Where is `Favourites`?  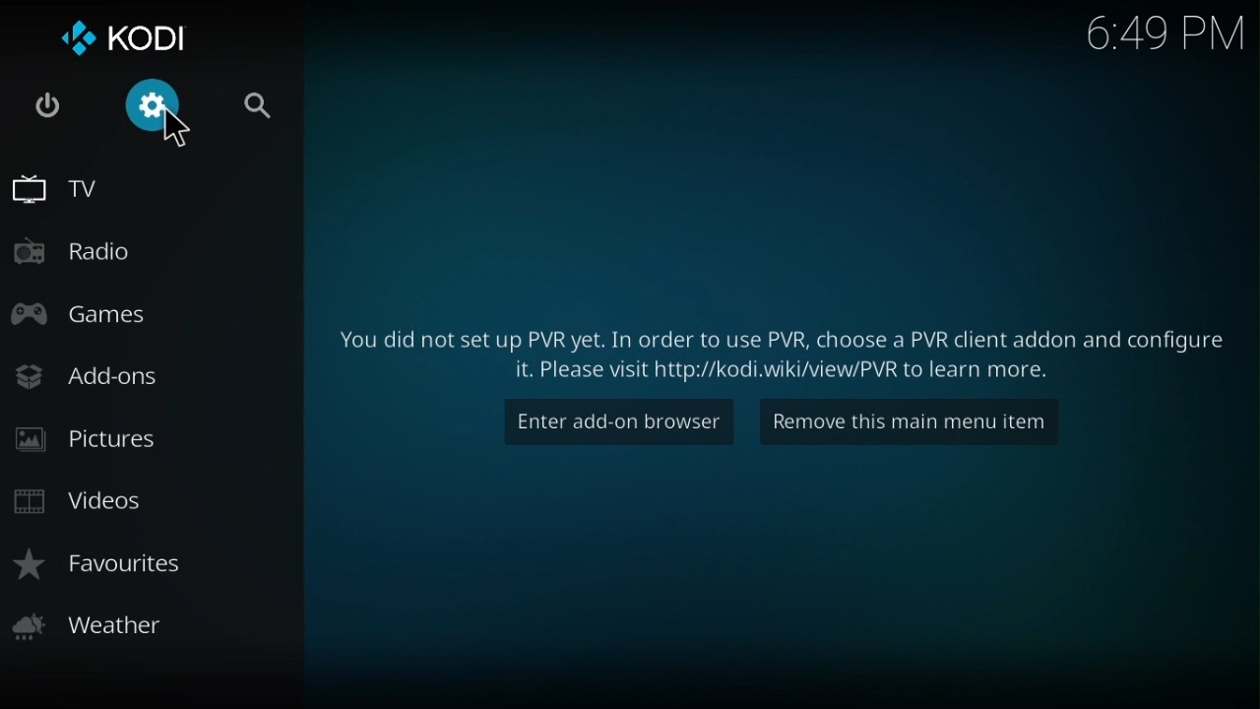 Favourites is located at coordinates (105, 559).